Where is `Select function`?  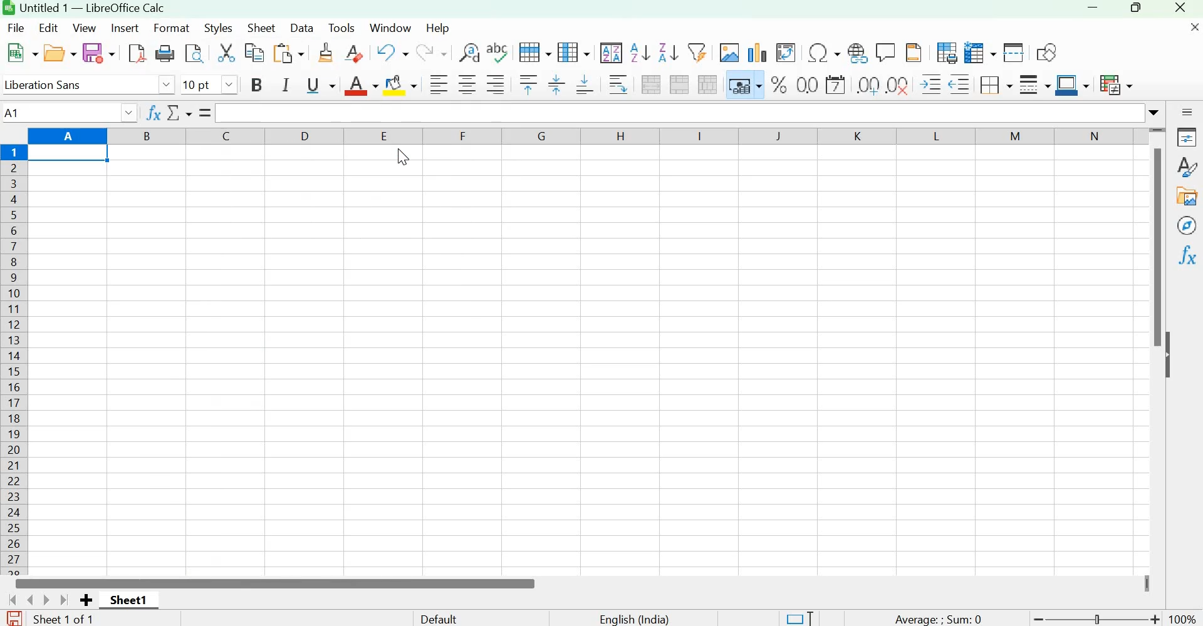
Select function is located at coordinates (180, 113).